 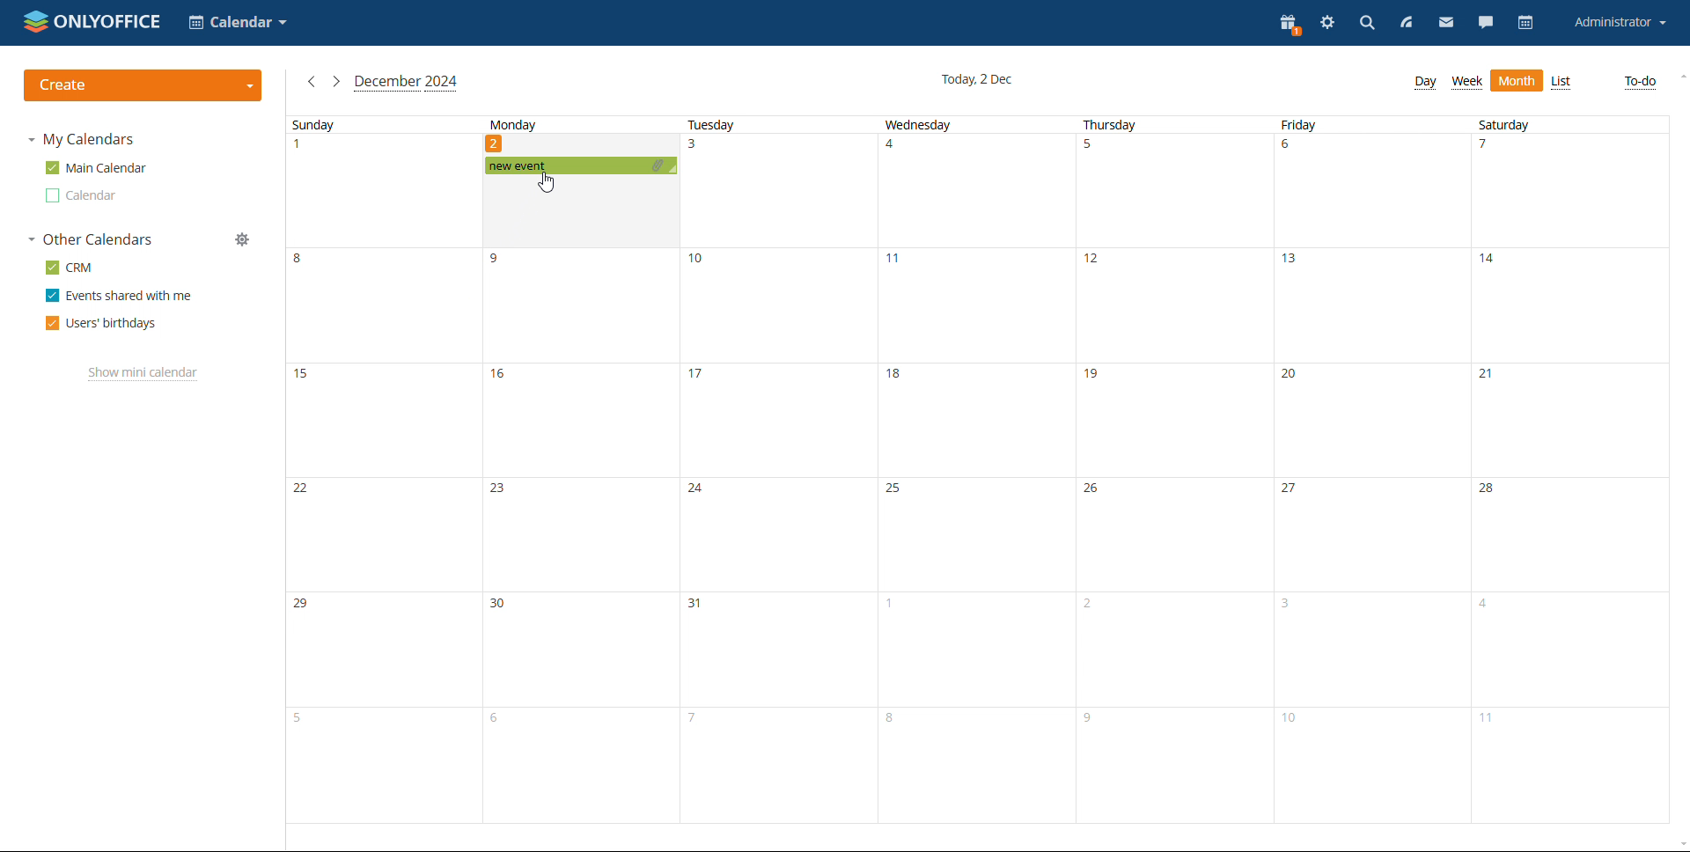 I want to click on 21, so click(x=1489, y=377).